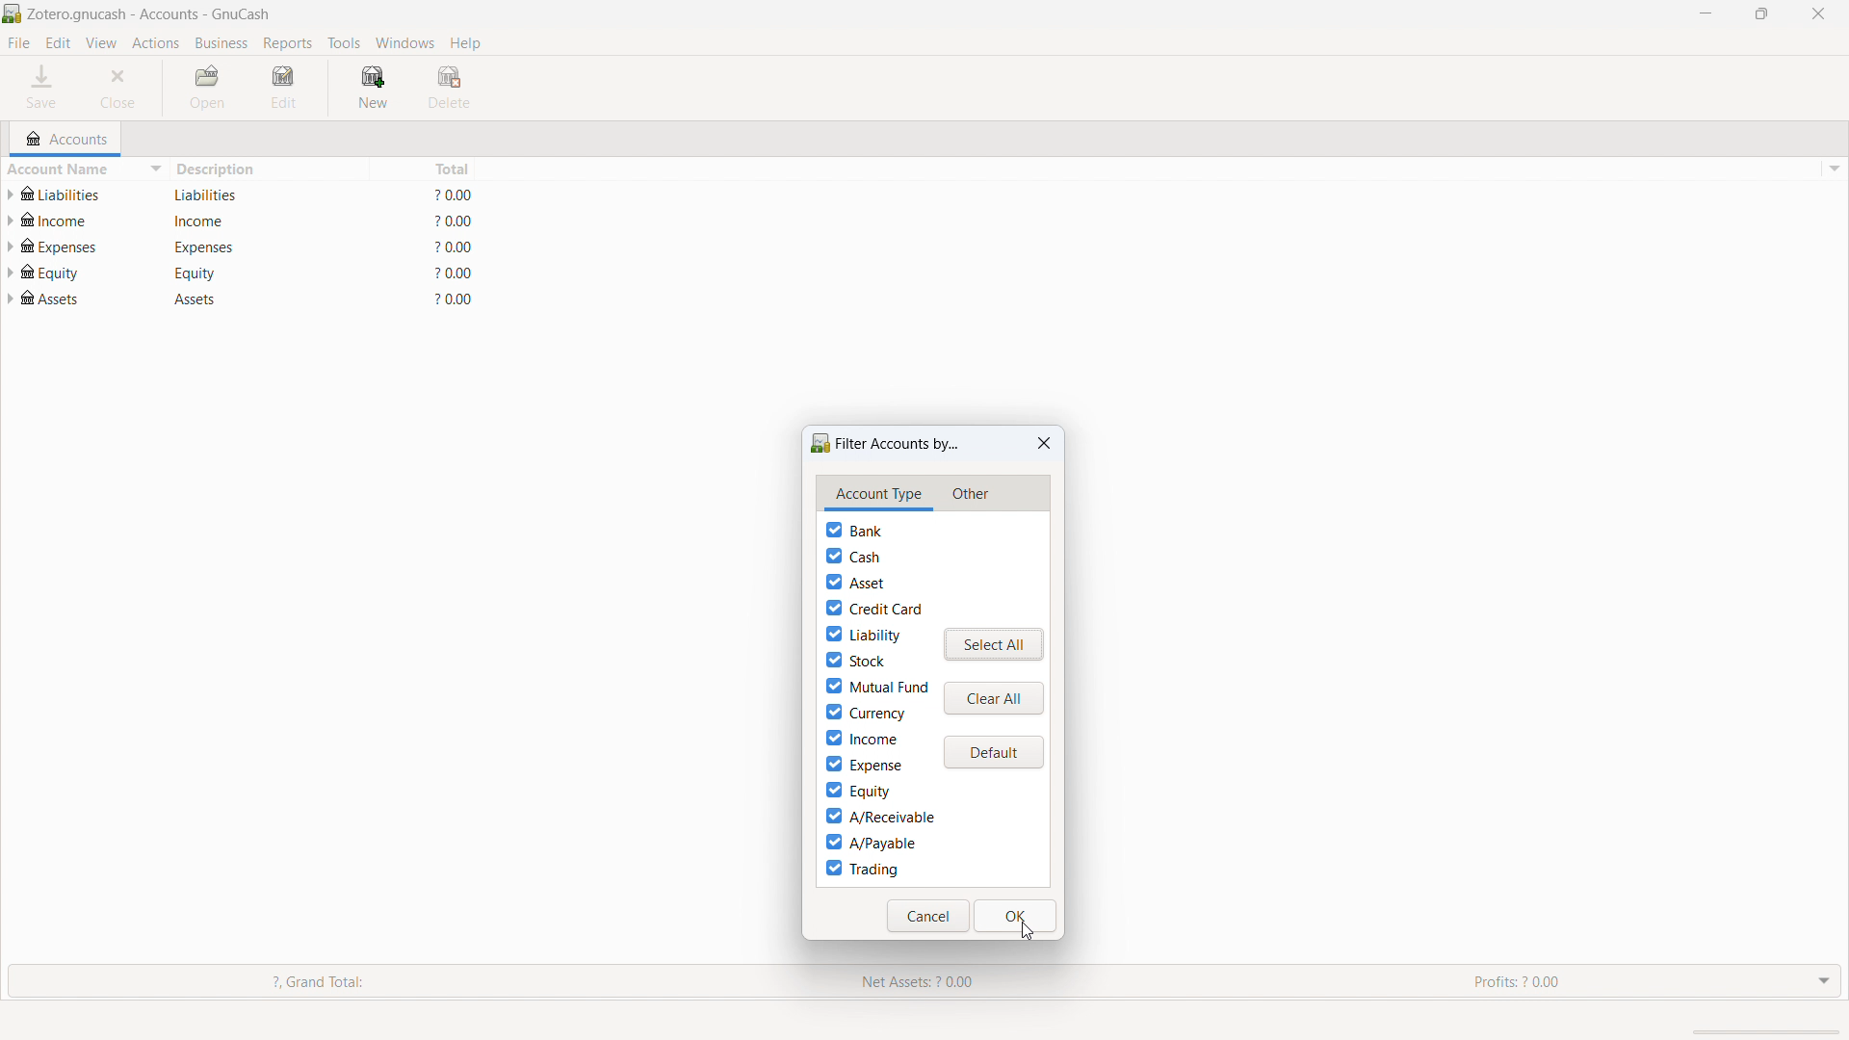  What do you see at coordinates (405, 43) in the screenshot?
I see `windows` at bounding box center [405, 43].